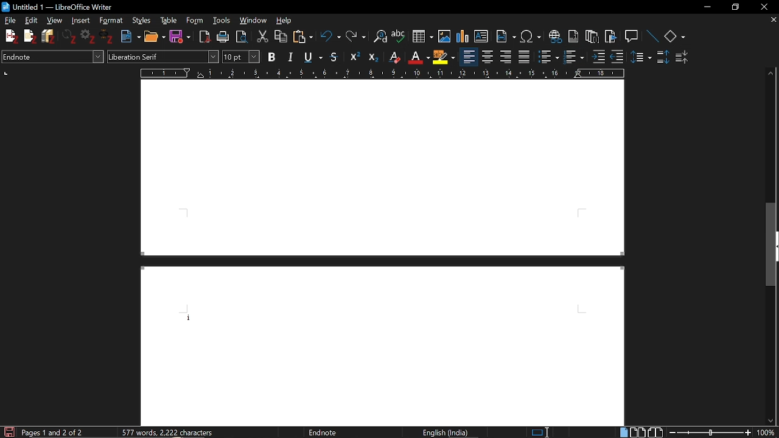 Image resolution: width=779 pixels, height=438 pixels. Describe the element at coordinates (382, 74) in the screenshot. I see `Scale` at that location.